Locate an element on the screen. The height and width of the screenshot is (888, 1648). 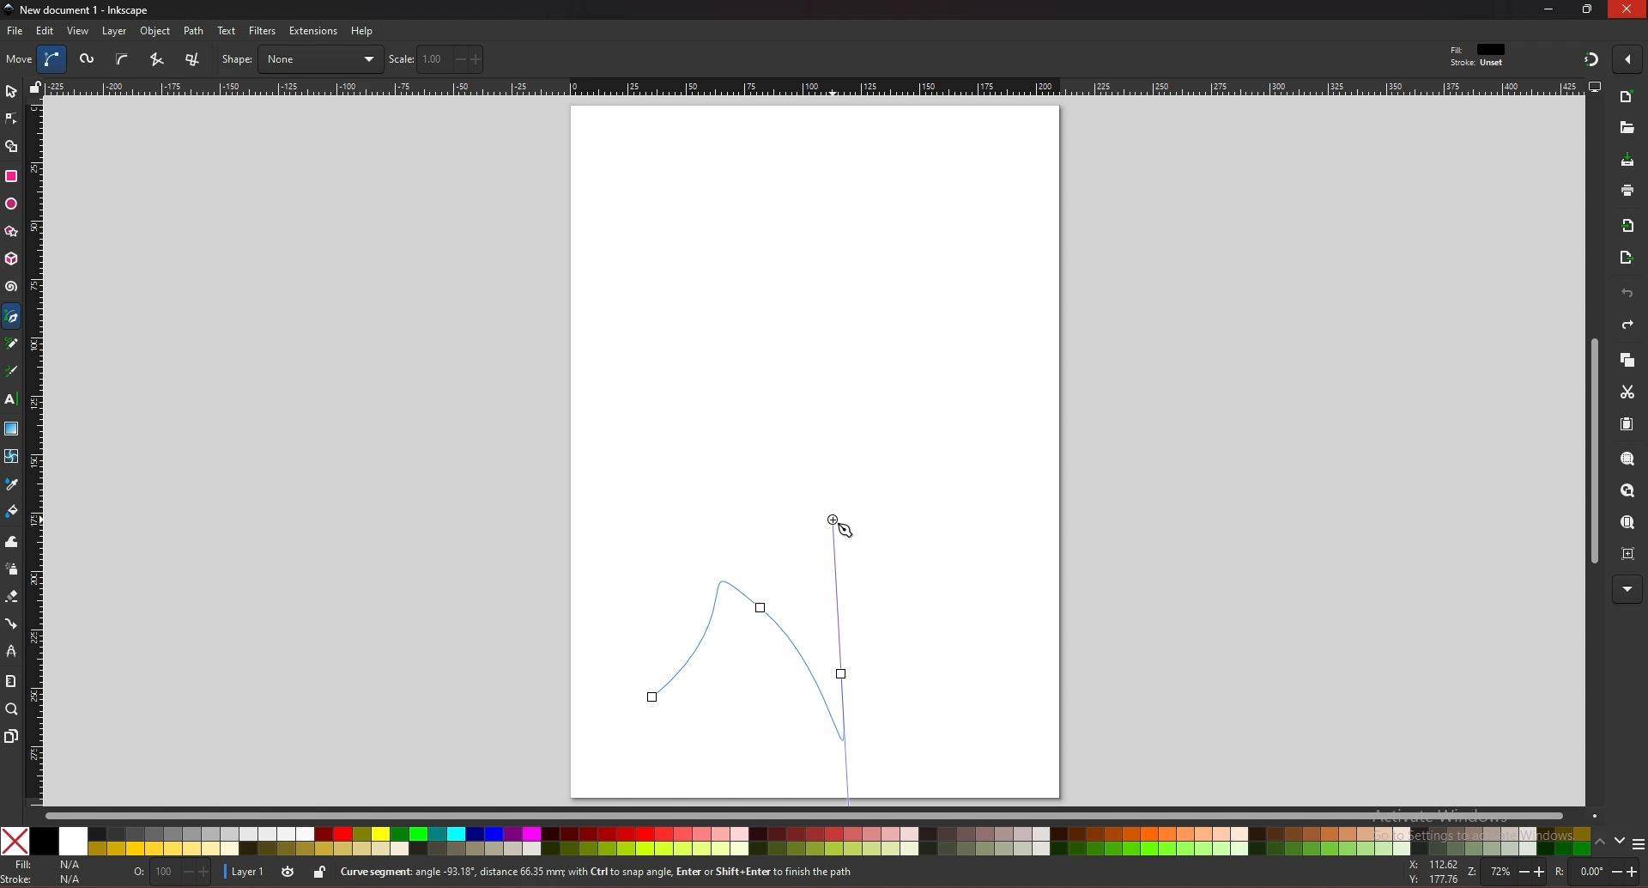
save is located at coordinates (1628, 161).